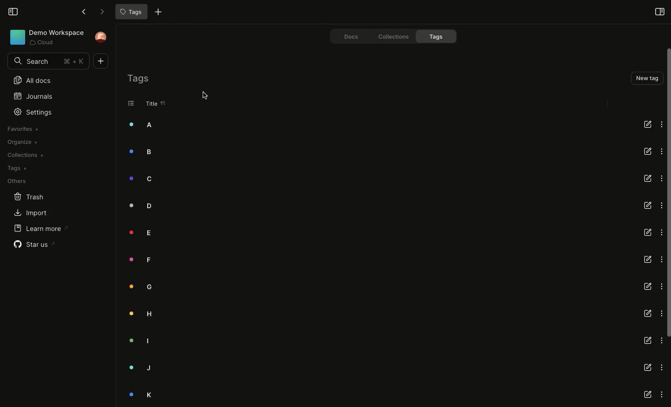 This screenshot has height=407, width=671. Describe the element at coordinates (138, 78) in the screenshot. I see `Tags` at that location.